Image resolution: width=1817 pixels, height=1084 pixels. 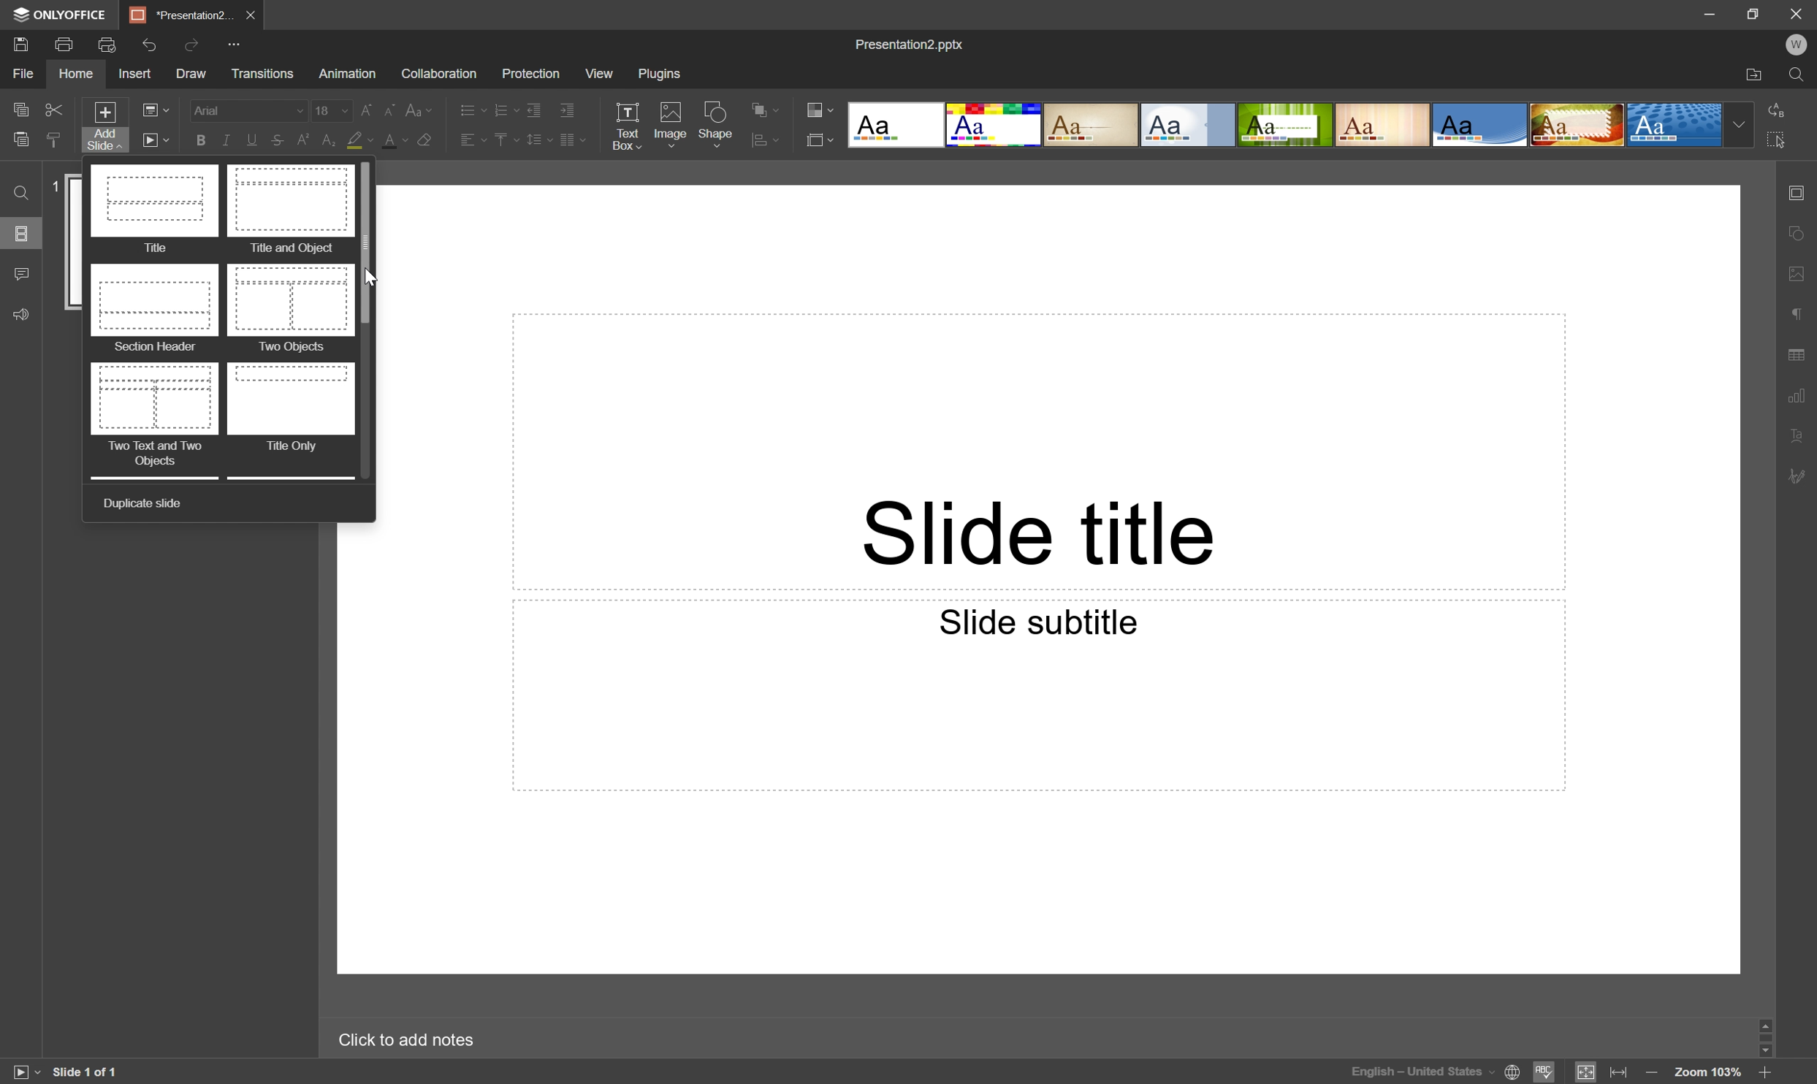 I want to click on Table settings, so click(x=1802, y=353).